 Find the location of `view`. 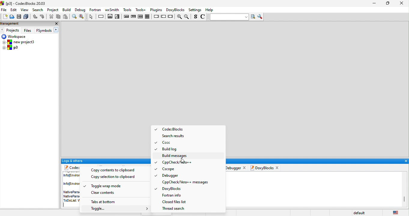

view is located at coordinates (25, 10).